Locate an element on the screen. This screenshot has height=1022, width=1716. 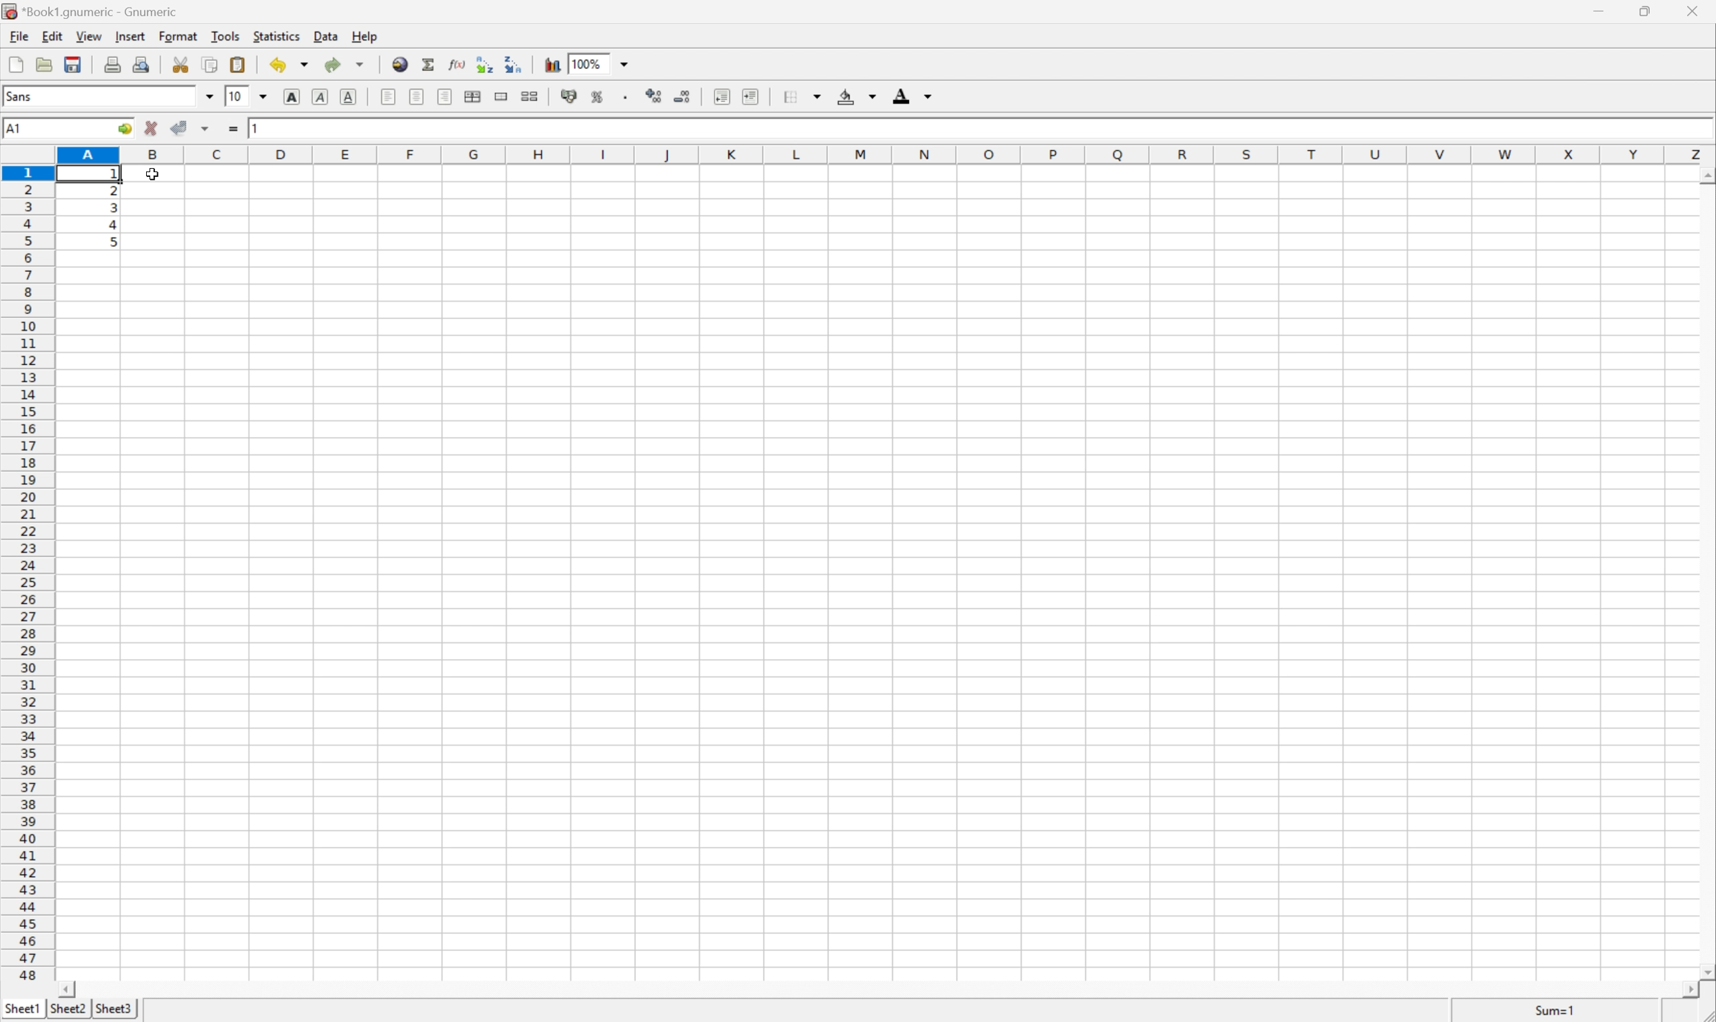
Data is located at coordinates (327, 36).